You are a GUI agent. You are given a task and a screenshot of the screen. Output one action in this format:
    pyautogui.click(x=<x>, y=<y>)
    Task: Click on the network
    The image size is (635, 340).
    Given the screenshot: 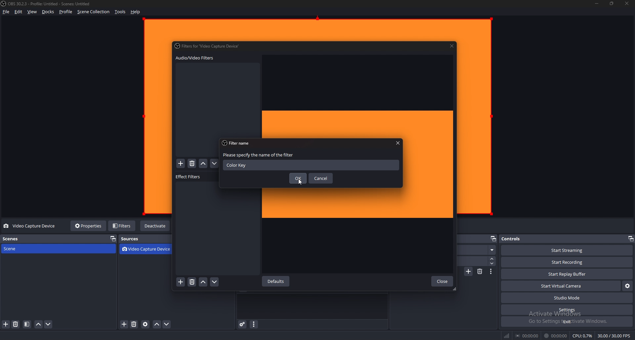 What is the action you would take?
    pyautogui.click(x=508, y=335)
    